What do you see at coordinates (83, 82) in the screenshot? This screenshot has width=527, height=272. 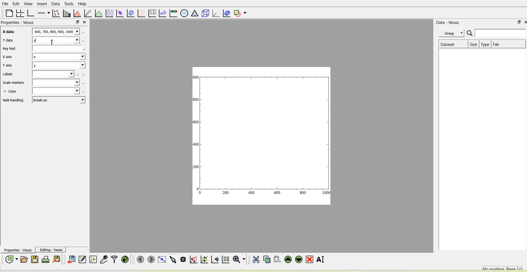 I see `select using dataset browser` at bounding box center [83, 82].